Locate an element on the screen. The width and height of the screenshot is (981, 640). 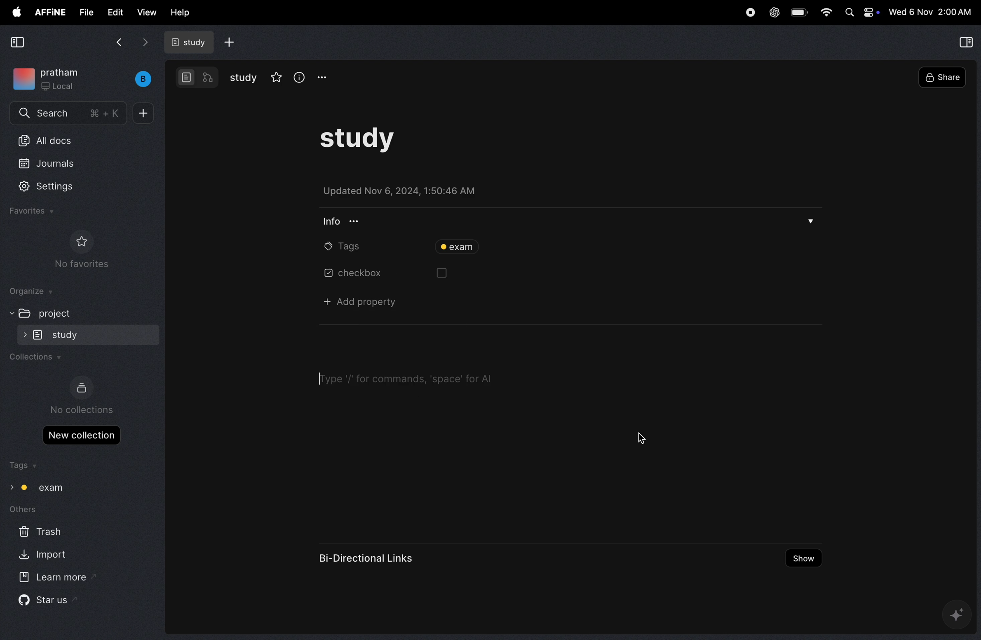
new collections is located at coordinates (82, 437).